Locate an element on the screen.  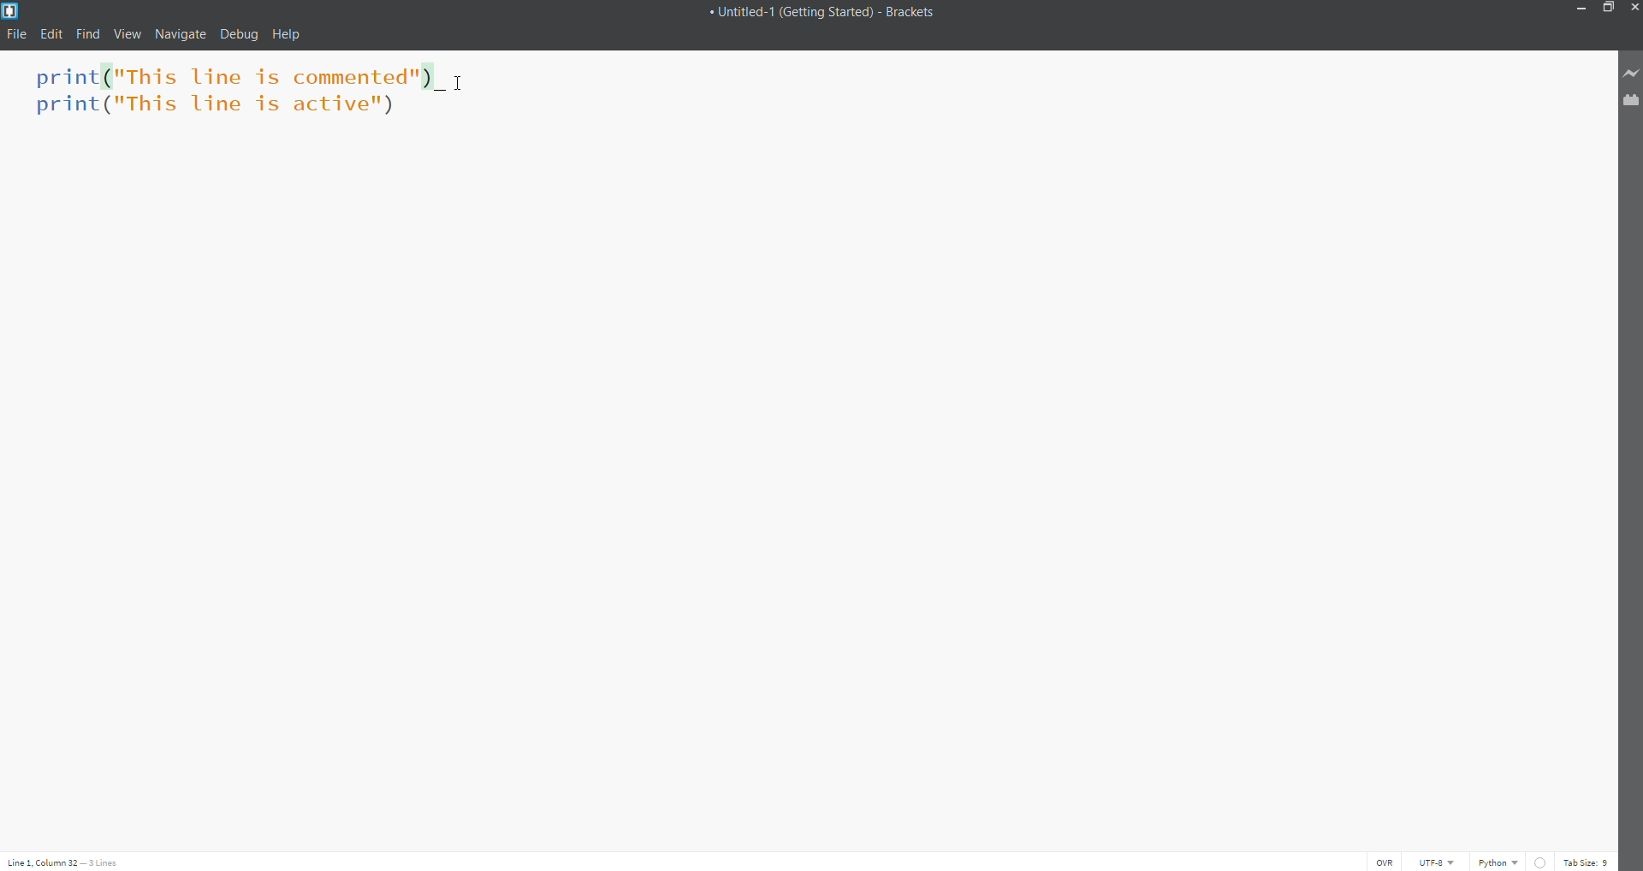
File Type is located at coordinates (1499, 860).